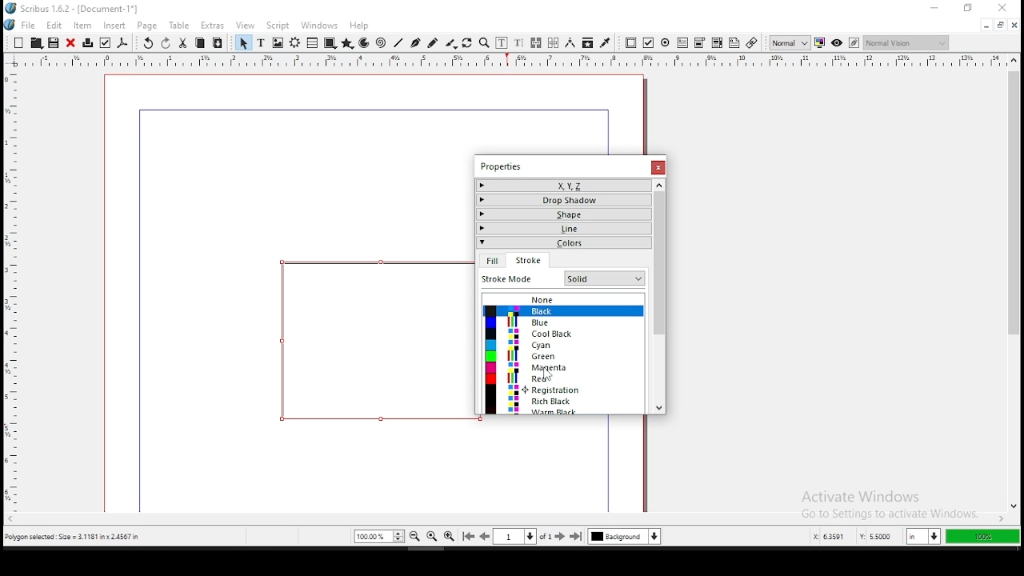 This screenshot has width=1024, height=576. I want to click on save, so click(53, 42).